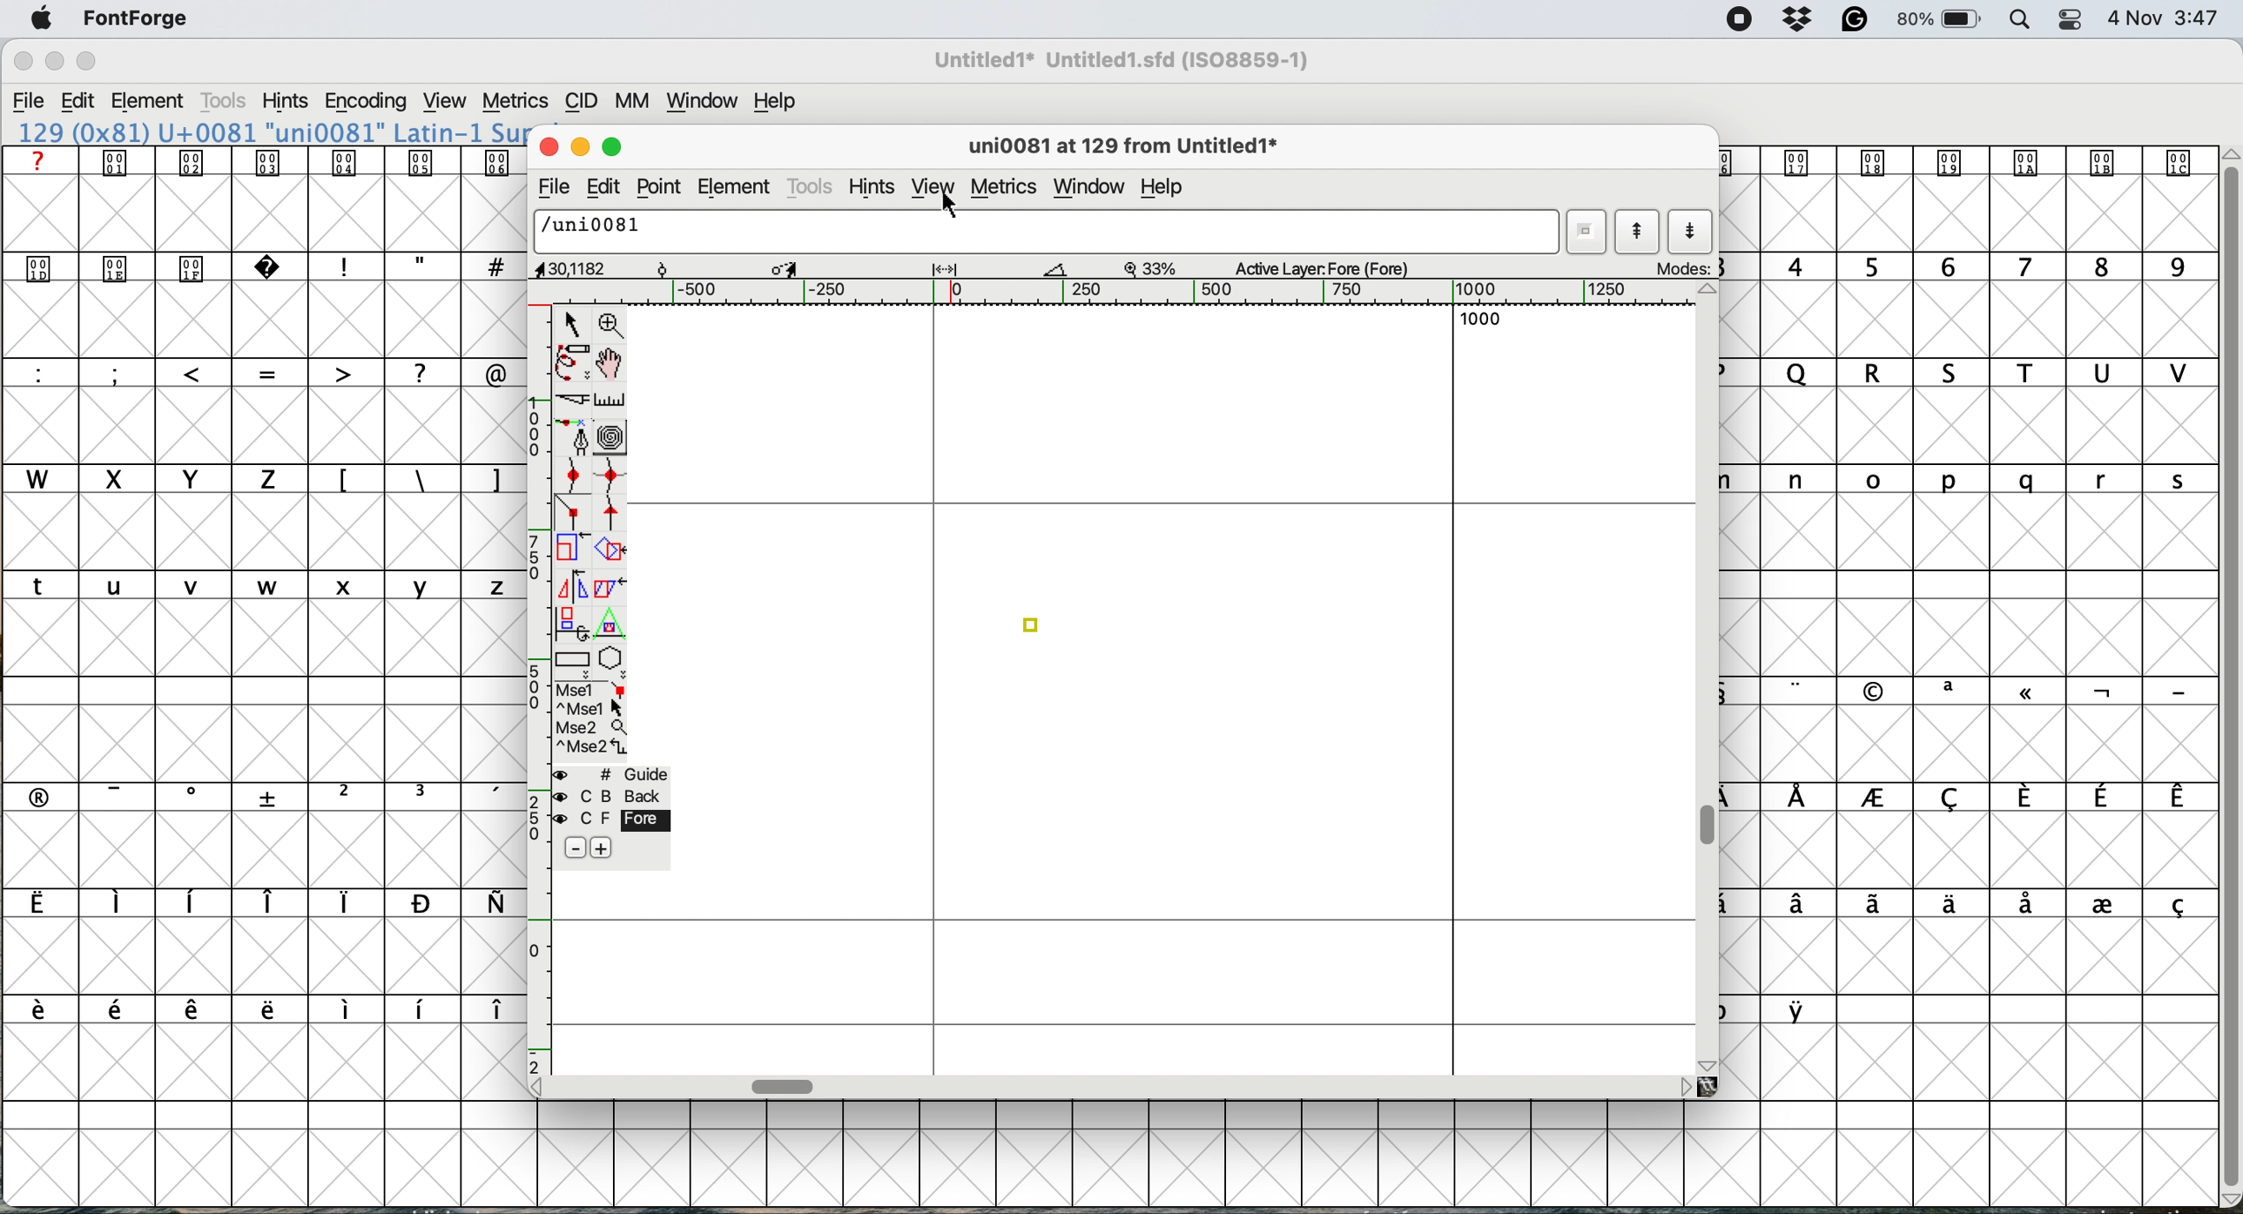 This screenshot has width=2243, height=1214. Describe the element at coordinates (1480, 320) in the screenshot. I see `1000` at that location.